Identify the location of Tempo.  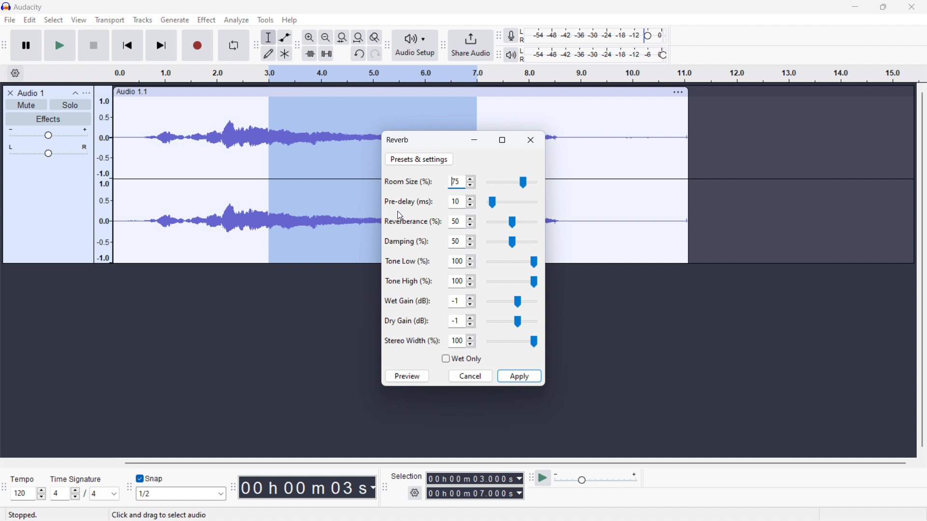
(24, 480).